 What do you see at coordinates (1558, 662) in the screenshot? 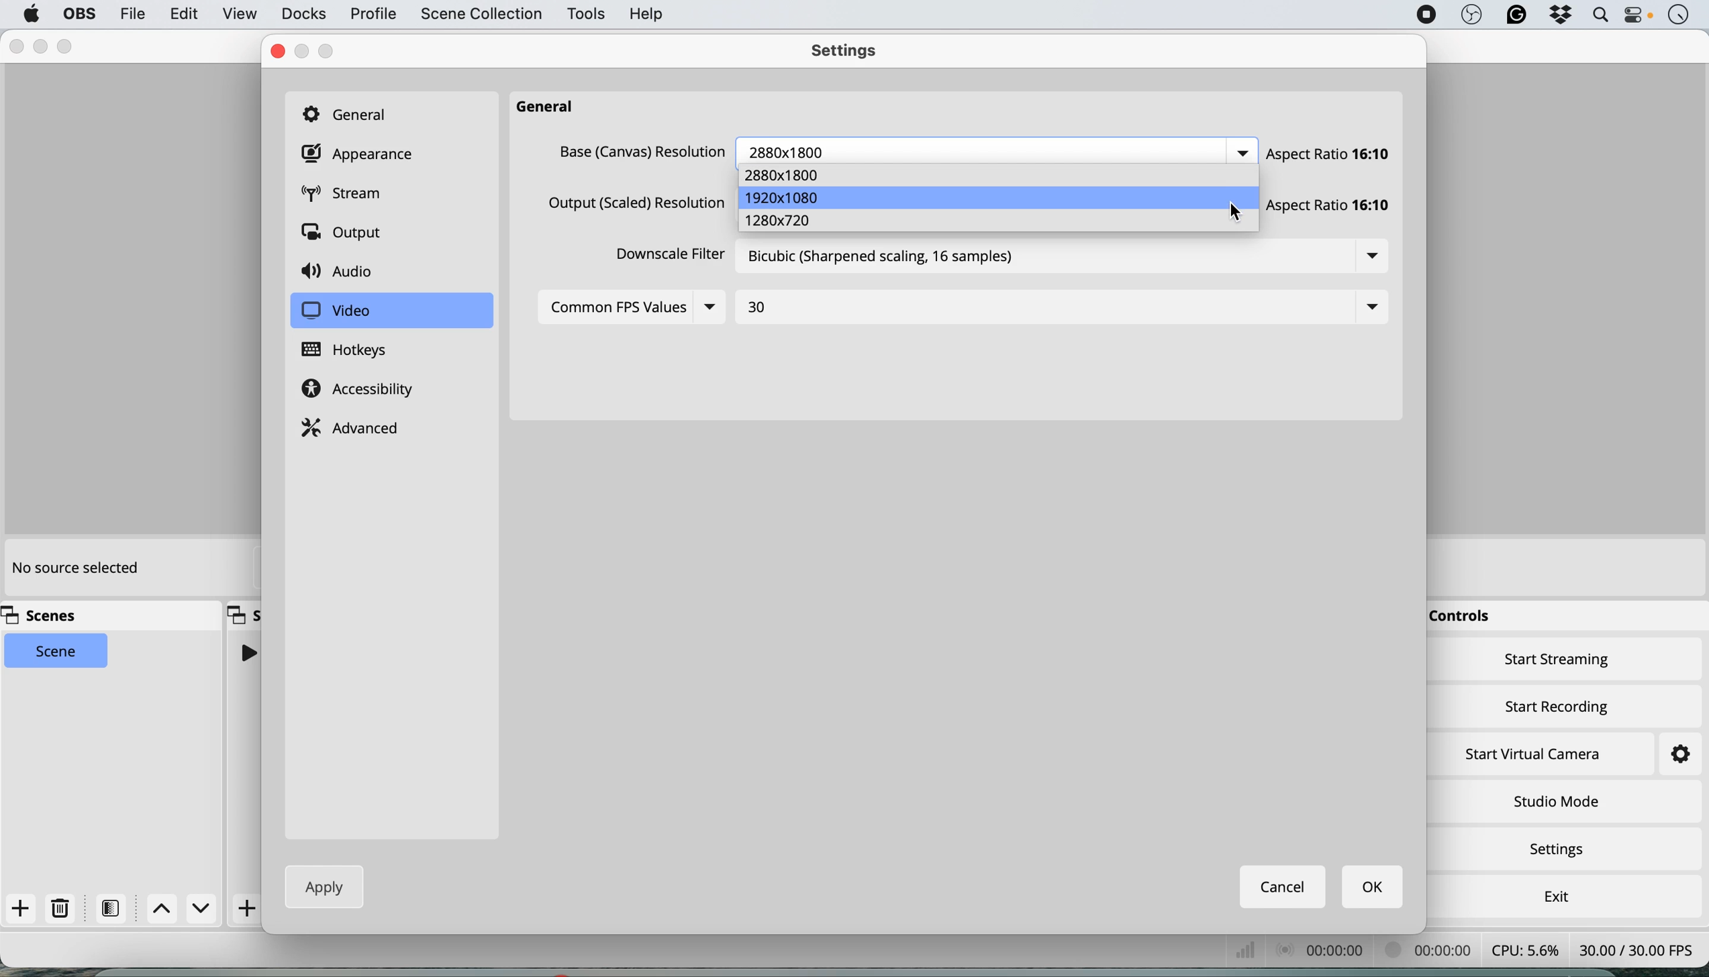
I see `start streaming` at bounding box center [1558, 662].